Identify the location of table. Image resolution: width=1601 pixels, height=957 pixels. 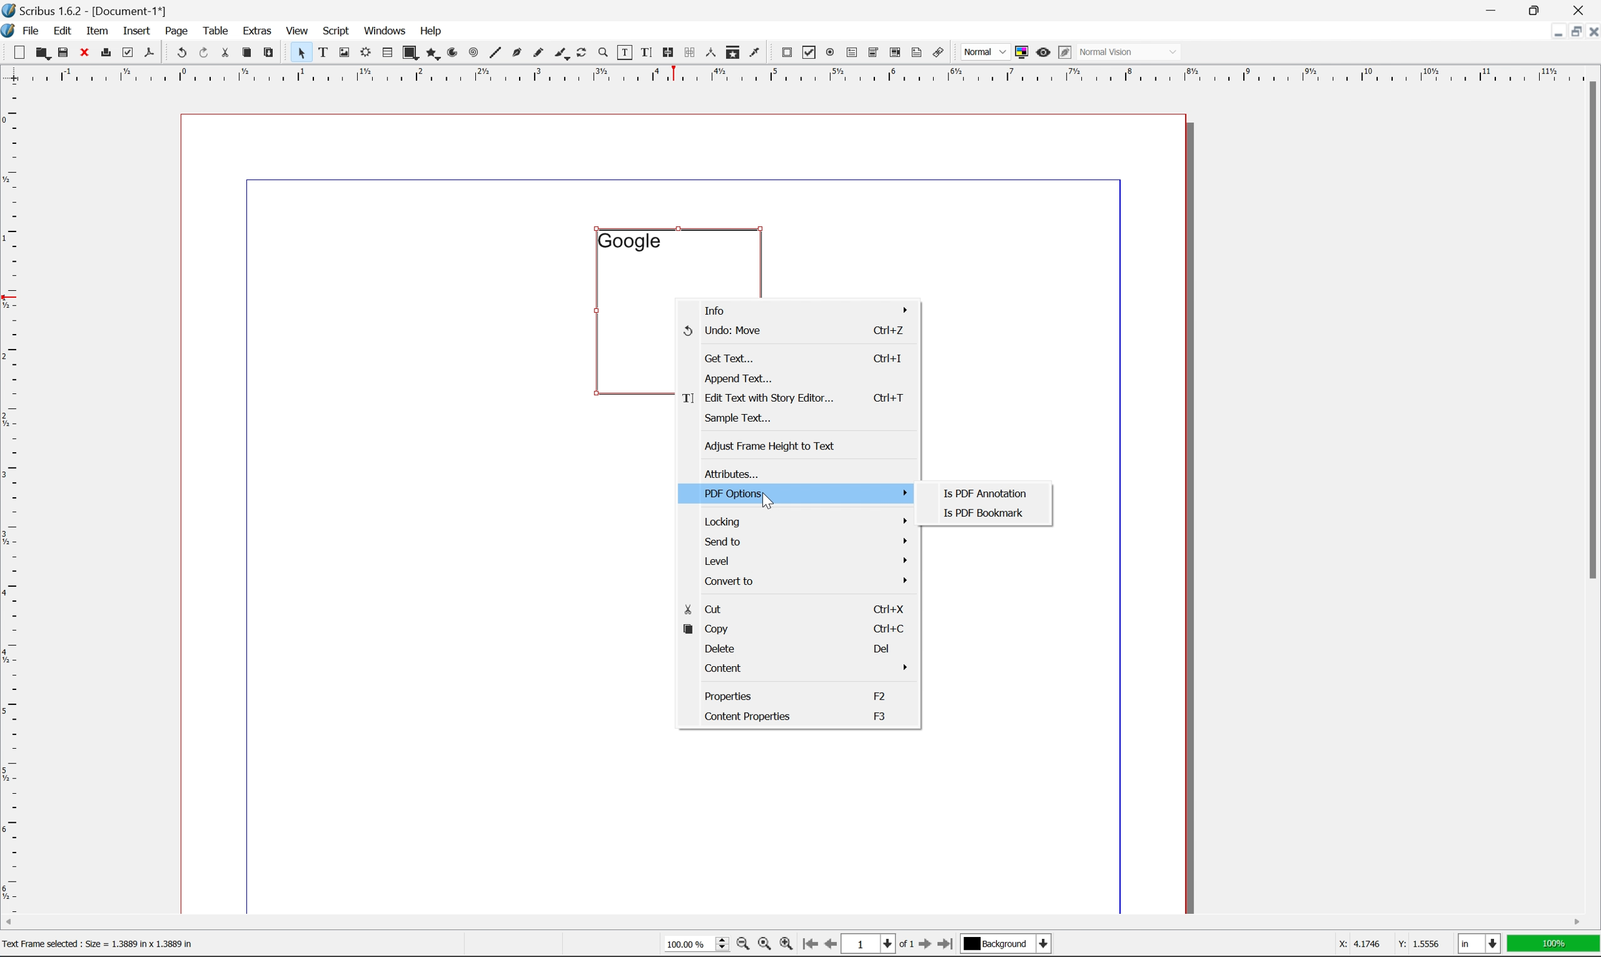
(216, 30).